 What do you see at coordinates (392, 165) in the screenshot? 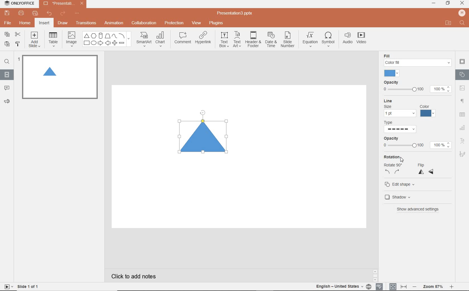
I see `rotation` at bounding box center [392, 165].